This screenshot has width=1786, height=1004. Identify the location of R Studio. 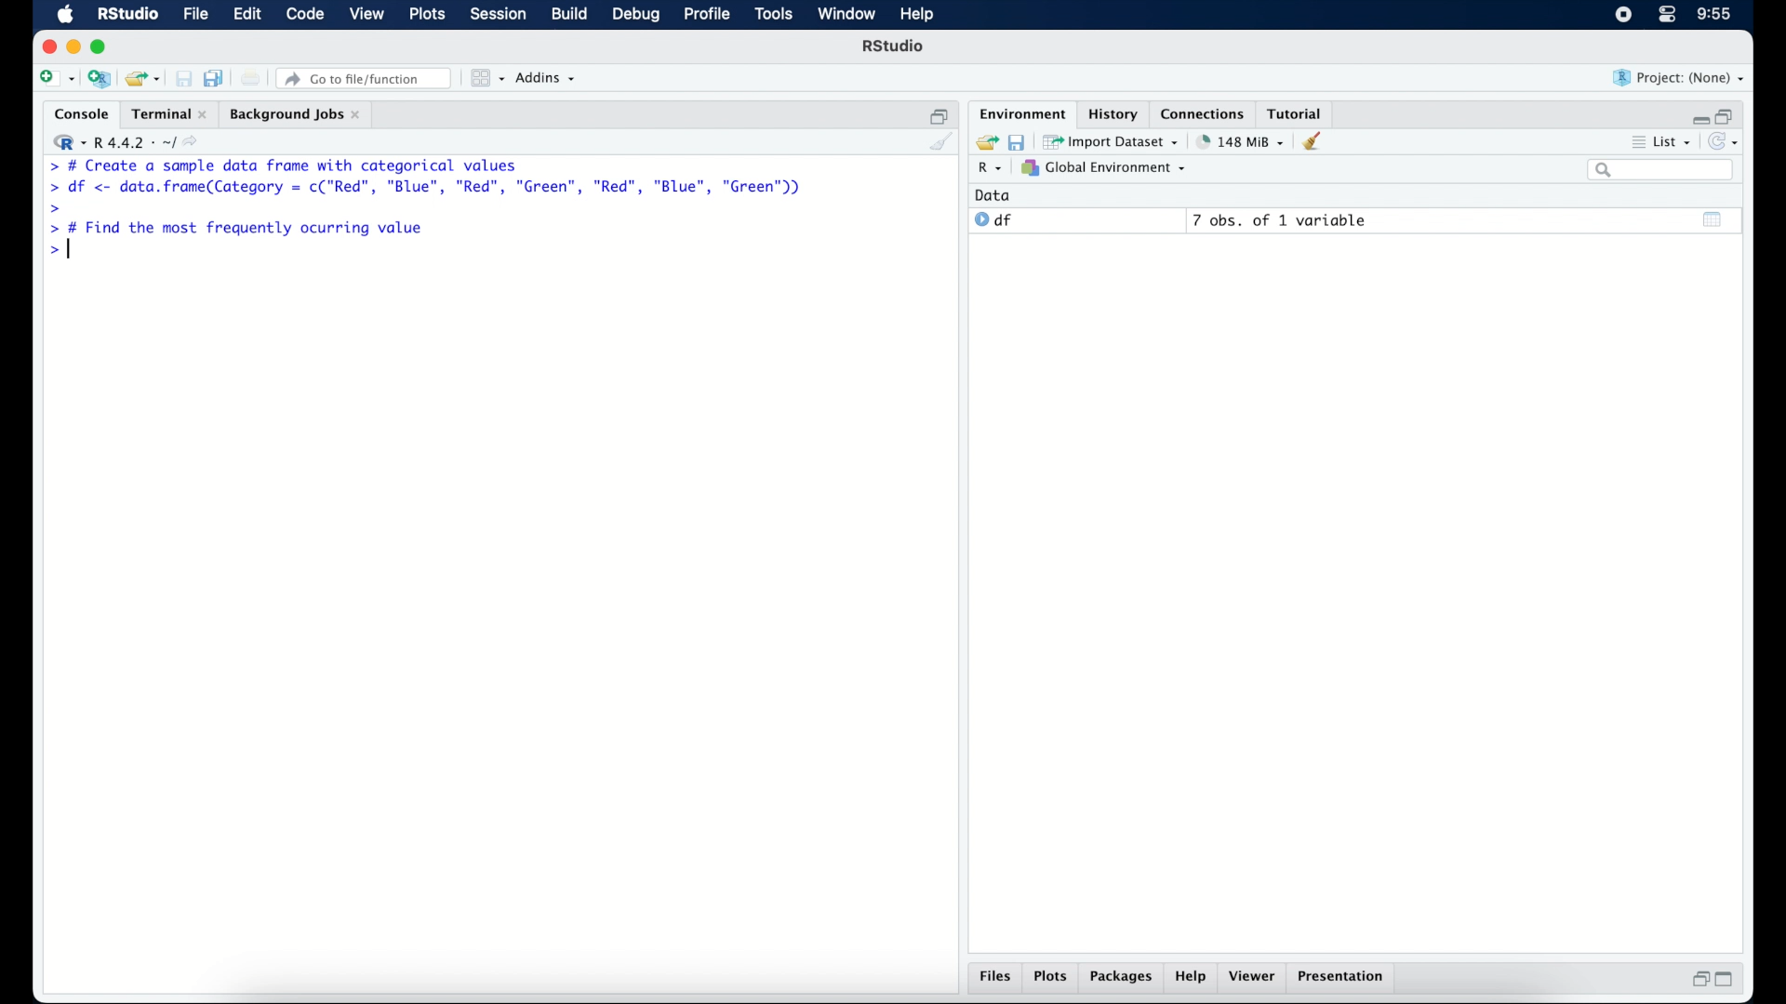
(895, 46).